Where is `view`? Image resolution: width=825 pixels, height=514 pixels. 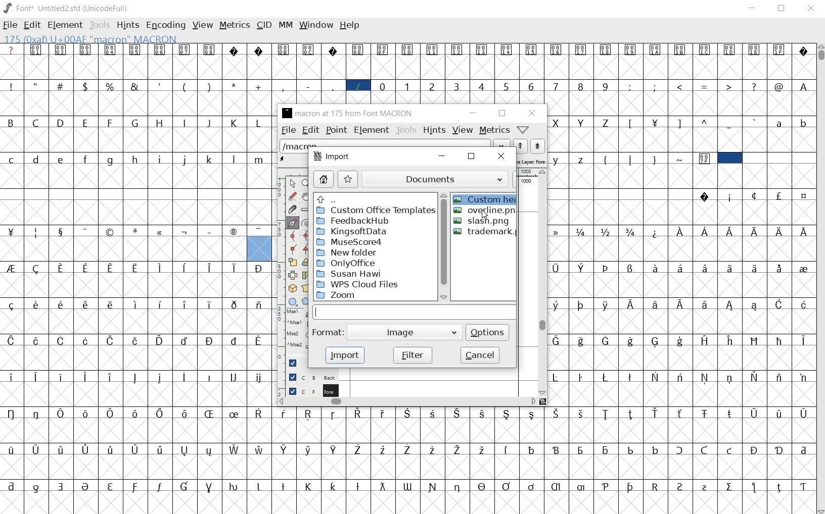 view is located at coordinates (463, 131).